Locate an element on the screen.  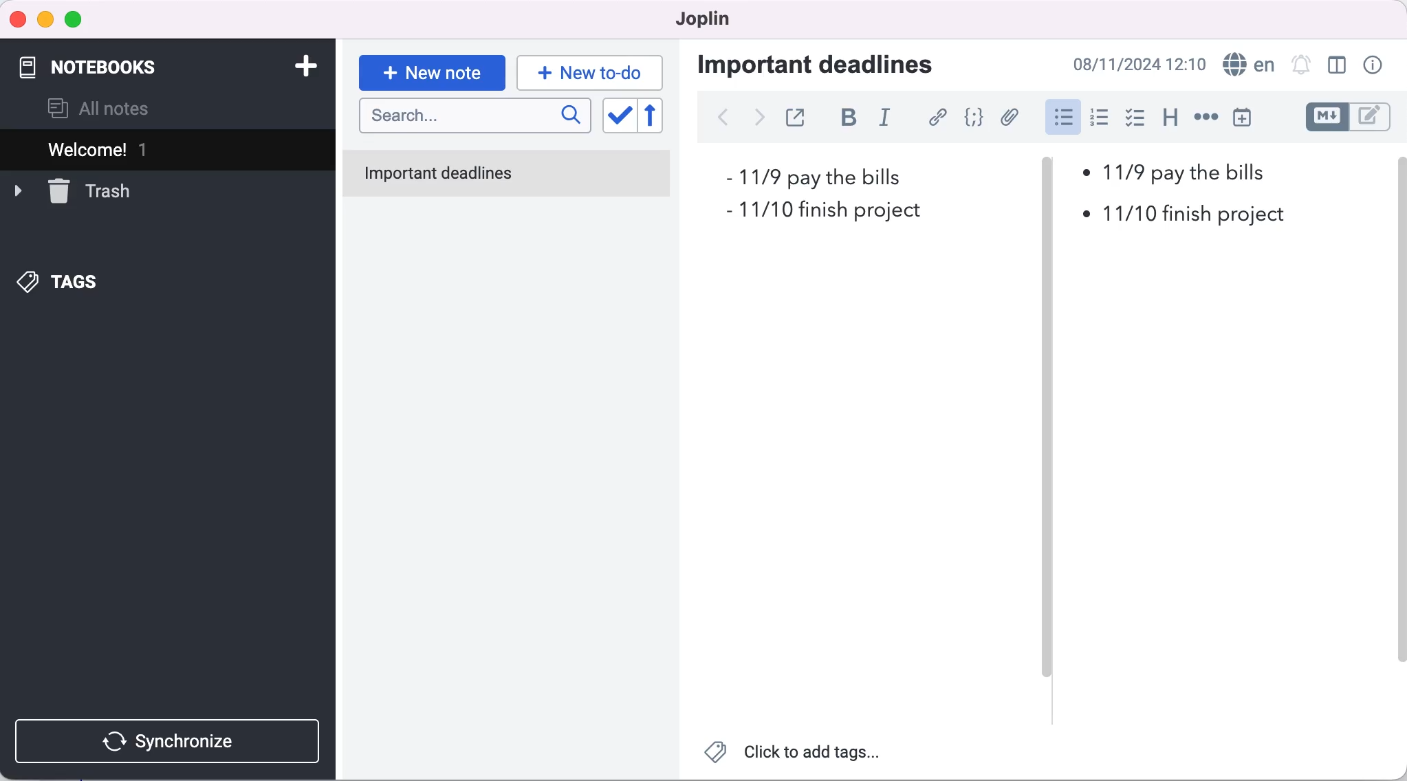
tags is located at coordinates (72, 280).